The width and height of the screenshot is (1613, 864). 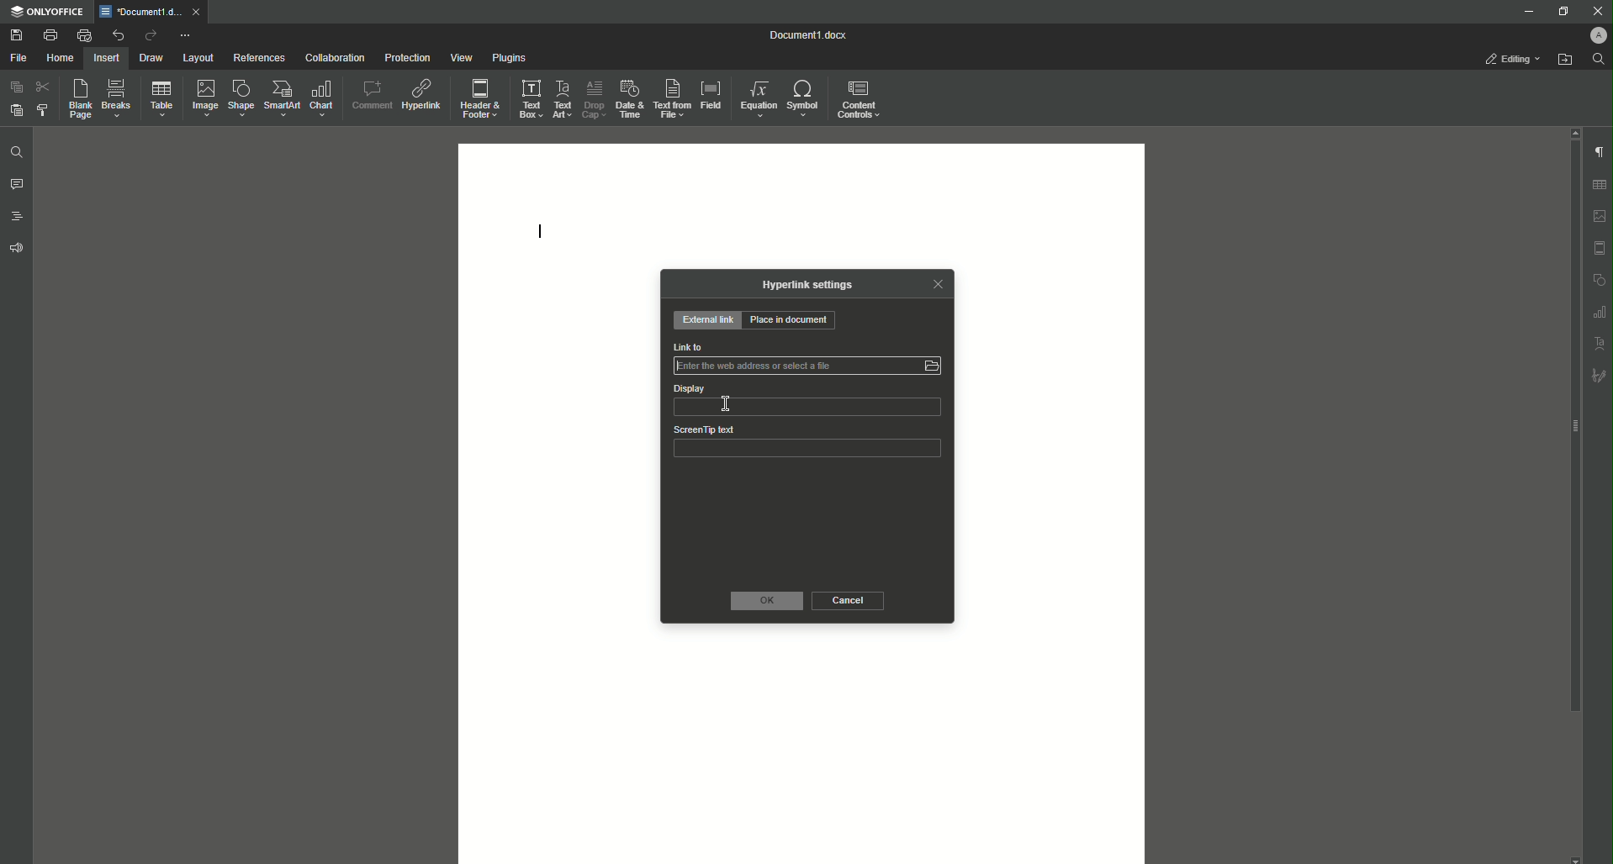 I want to click on Plugins, so click(x=508, y=56).